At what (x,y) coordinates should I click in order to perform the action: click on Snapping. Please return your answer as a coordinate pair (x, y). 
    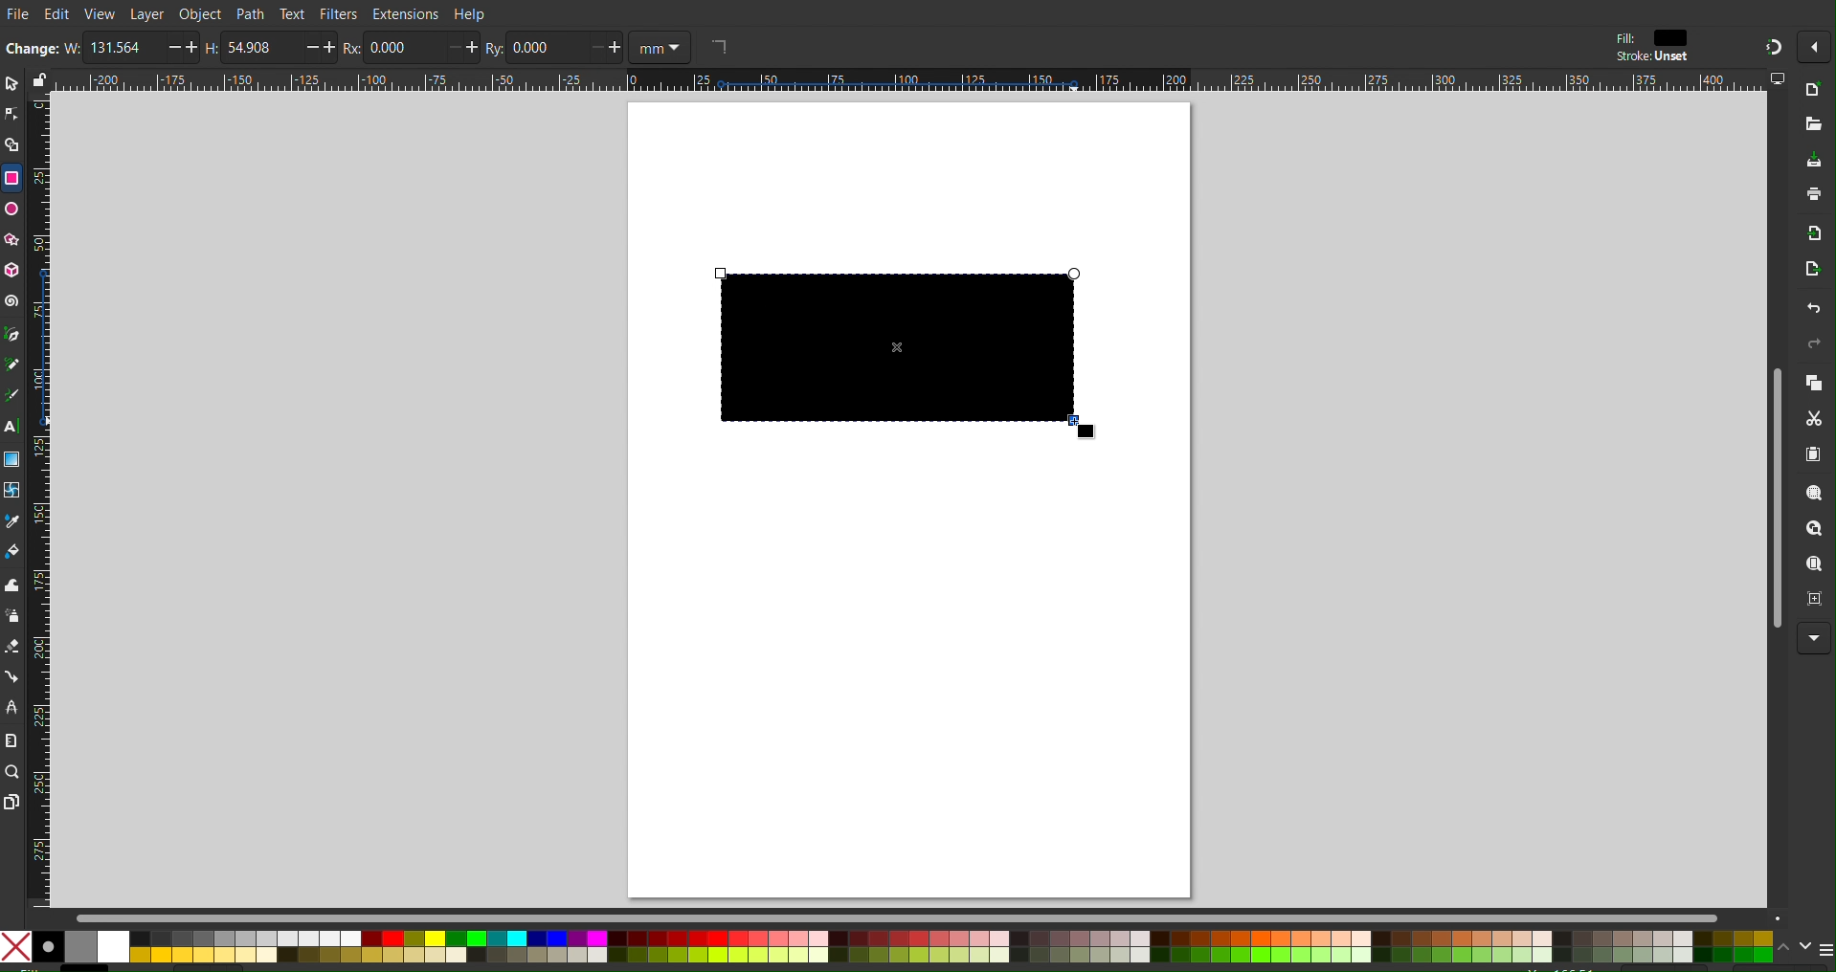
    Looking at the image, I should click on (1771, 44).